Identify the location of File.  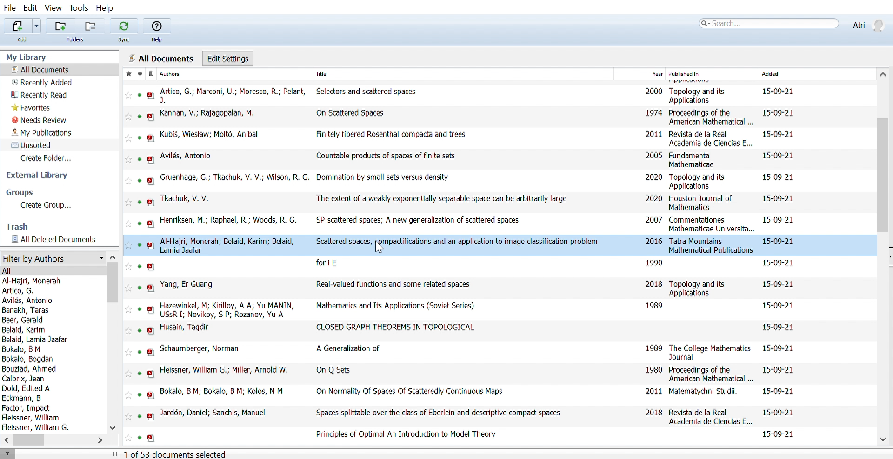
(10, 7).